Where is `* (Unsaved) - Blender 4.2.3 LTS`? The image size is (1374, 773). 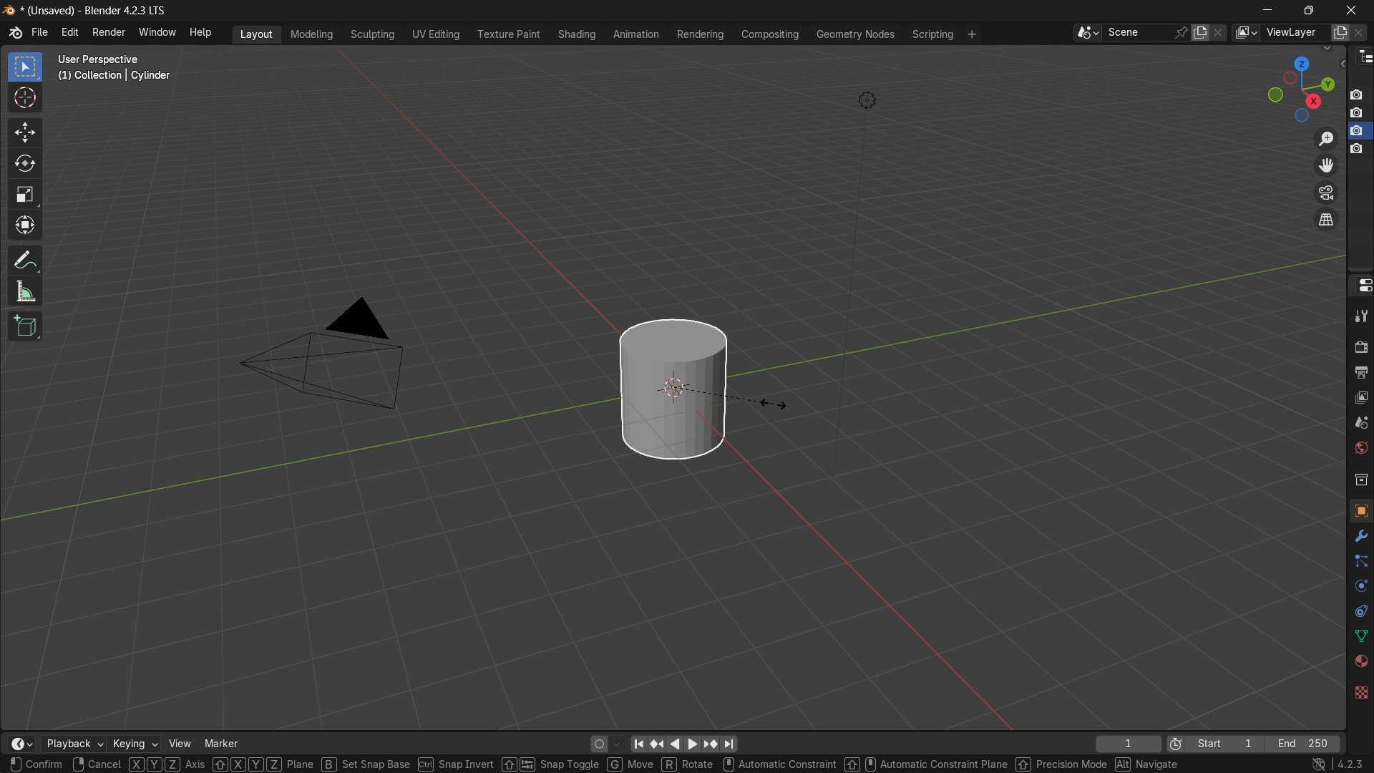
* (Unsaved) - Blender 4.2.3 LTS is located at coordinates (97, 11).